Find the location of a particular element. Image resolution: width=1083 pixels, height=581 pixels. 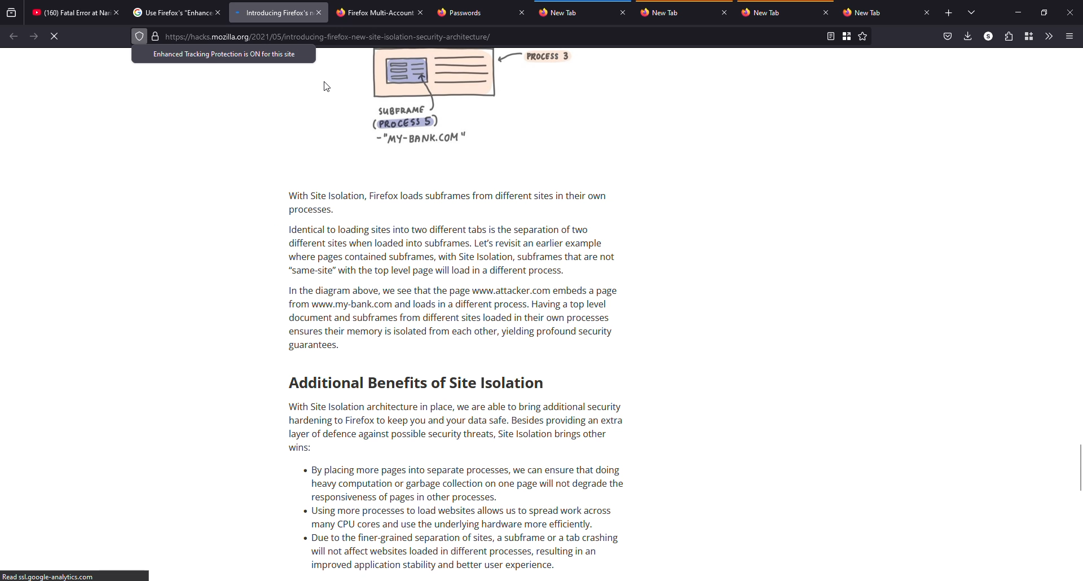

website description is located at coordinates (463, 342).